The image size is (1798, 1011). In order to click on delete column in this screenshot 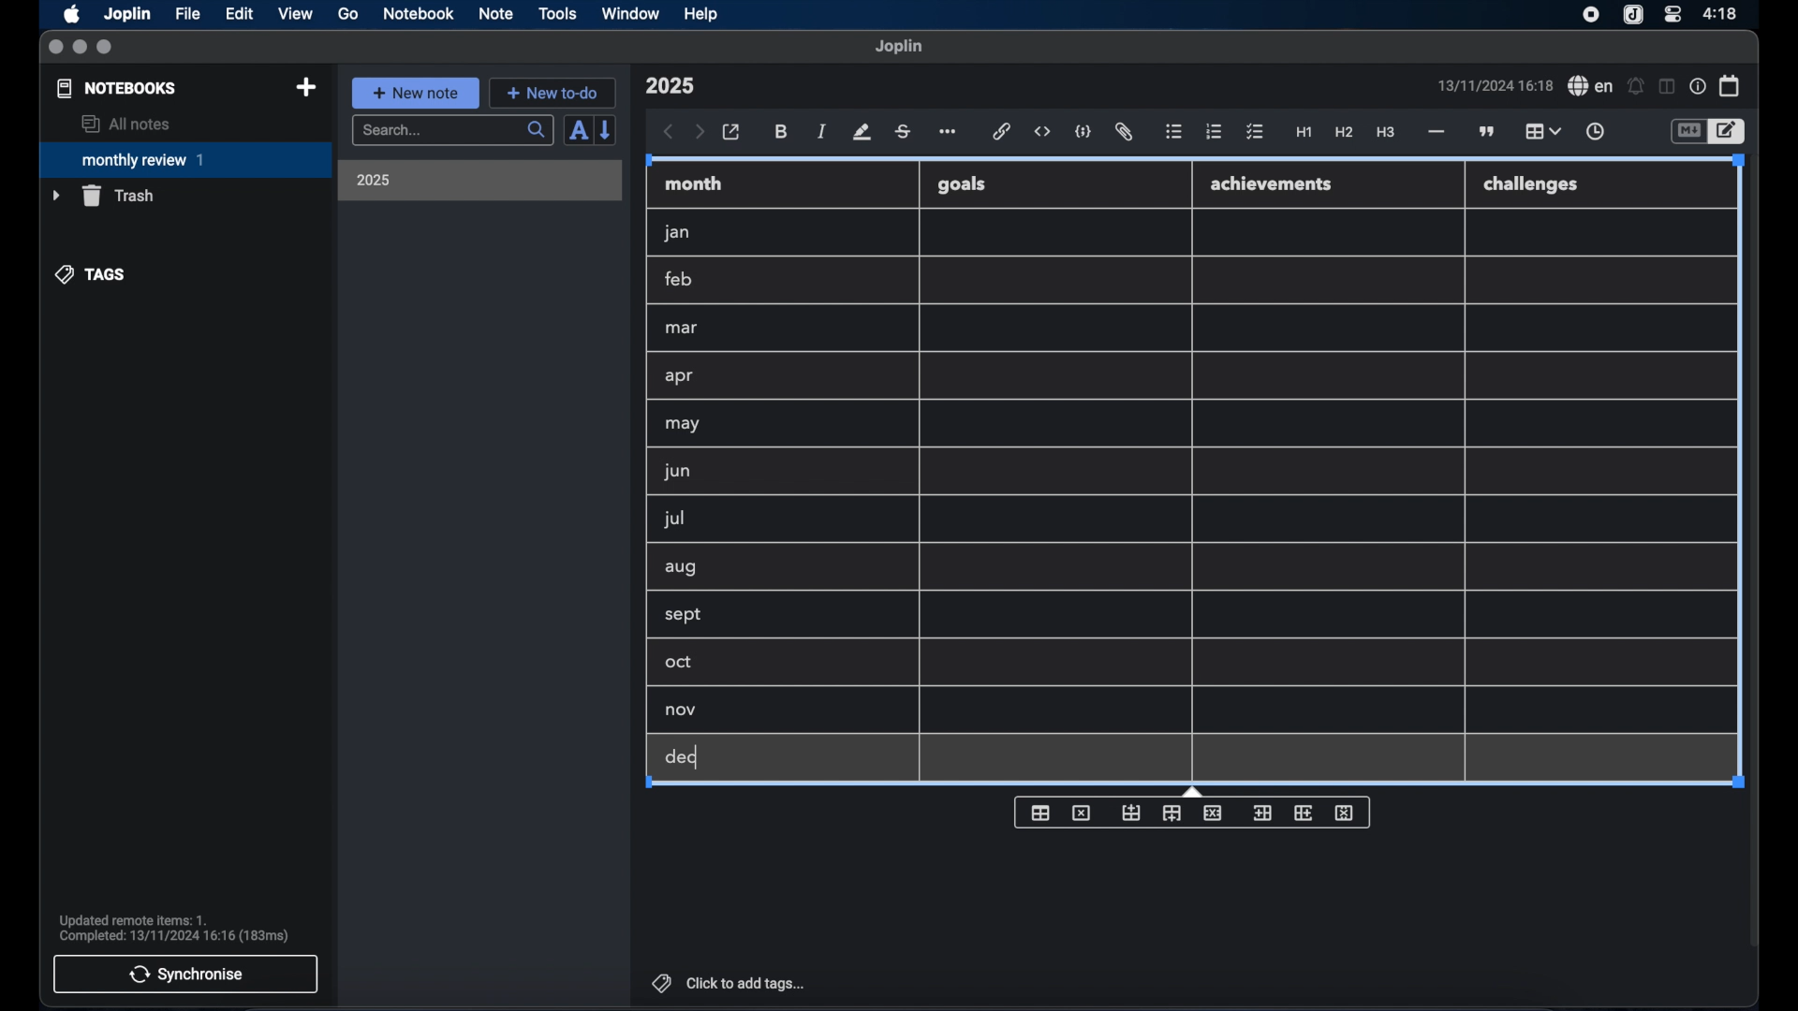, I will do `click(1348, 812)`.